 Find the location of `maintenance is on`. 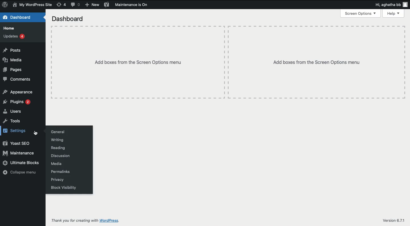

maintenance is on is located at coordinates (132, 5).